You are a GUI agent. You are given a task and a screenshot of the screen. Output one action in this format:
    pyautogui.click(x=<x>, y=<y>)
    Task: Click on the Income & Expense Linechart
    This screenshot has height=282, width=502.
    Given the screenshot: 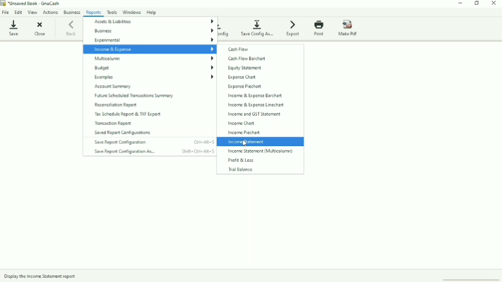 What is the action you would take?
    pyautogui.click(x=255, y=105)
    